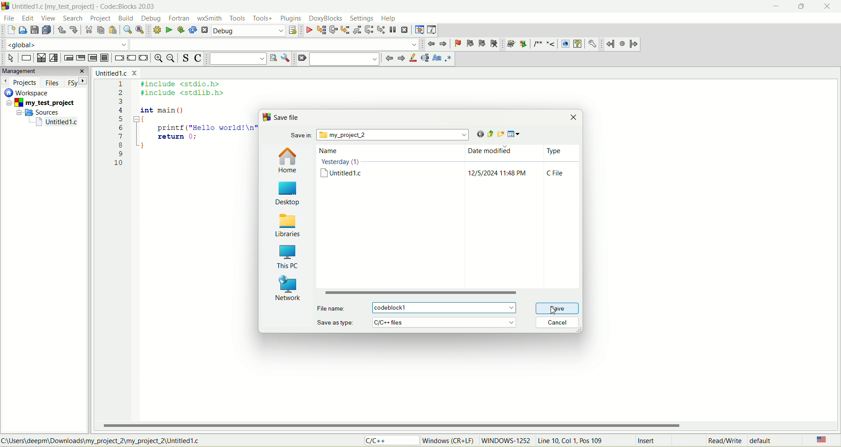 The width and height of the screenshot is (841, 447). I want to click on save everything, so click(46, 30).